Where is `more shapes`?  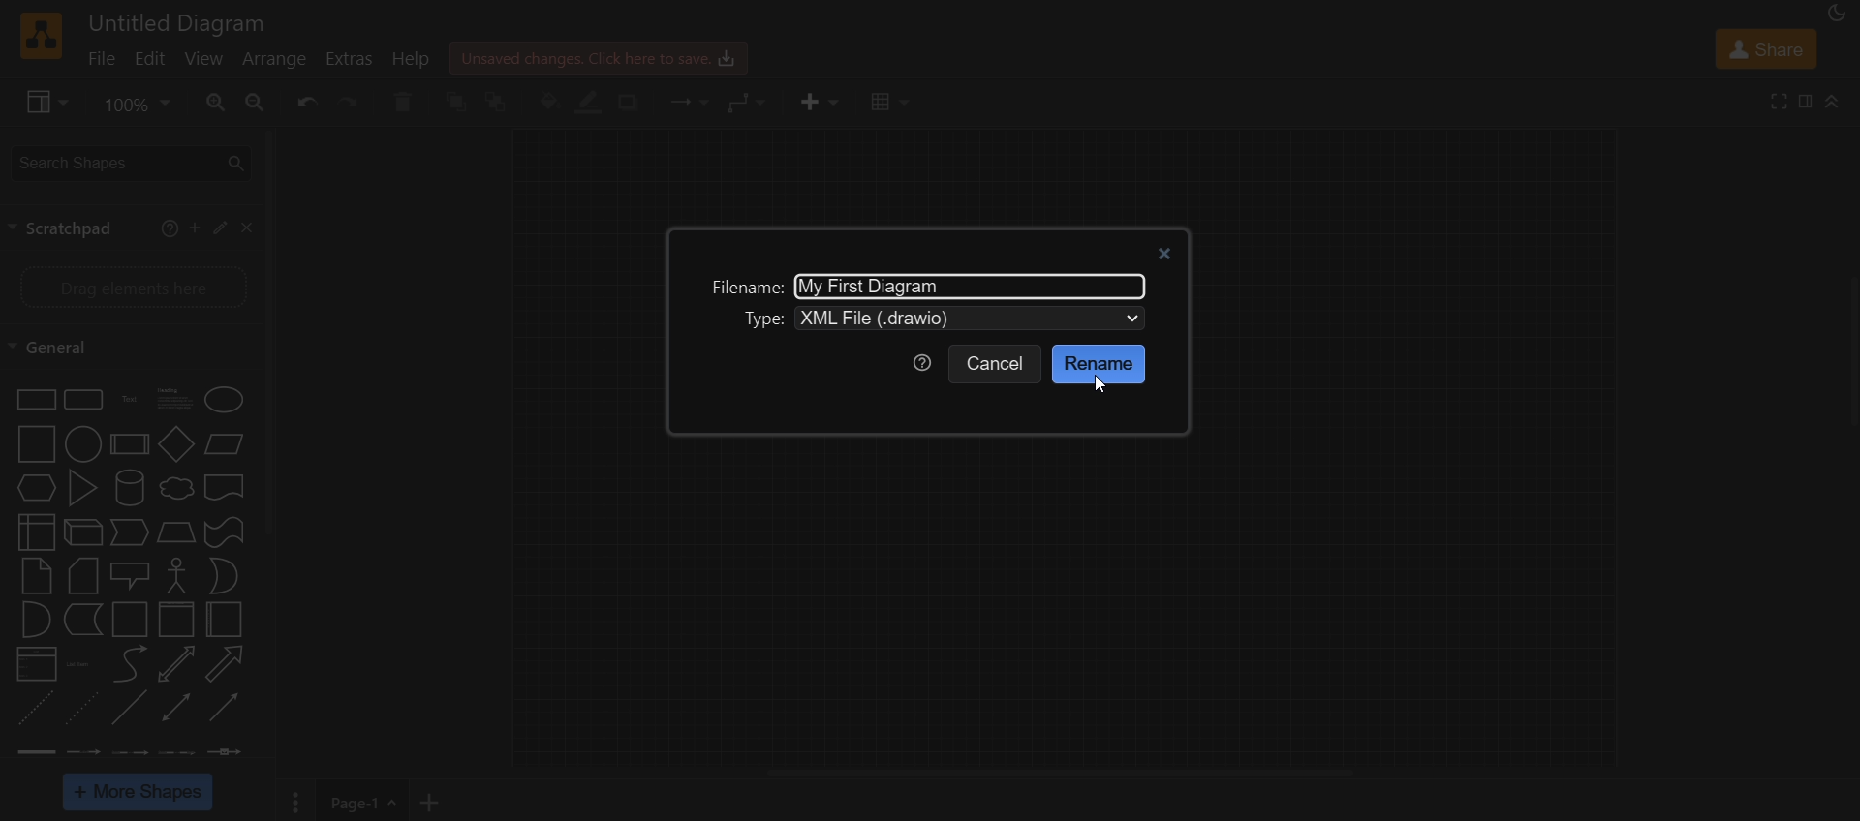
more shapes is located at coordinates (139, 793).